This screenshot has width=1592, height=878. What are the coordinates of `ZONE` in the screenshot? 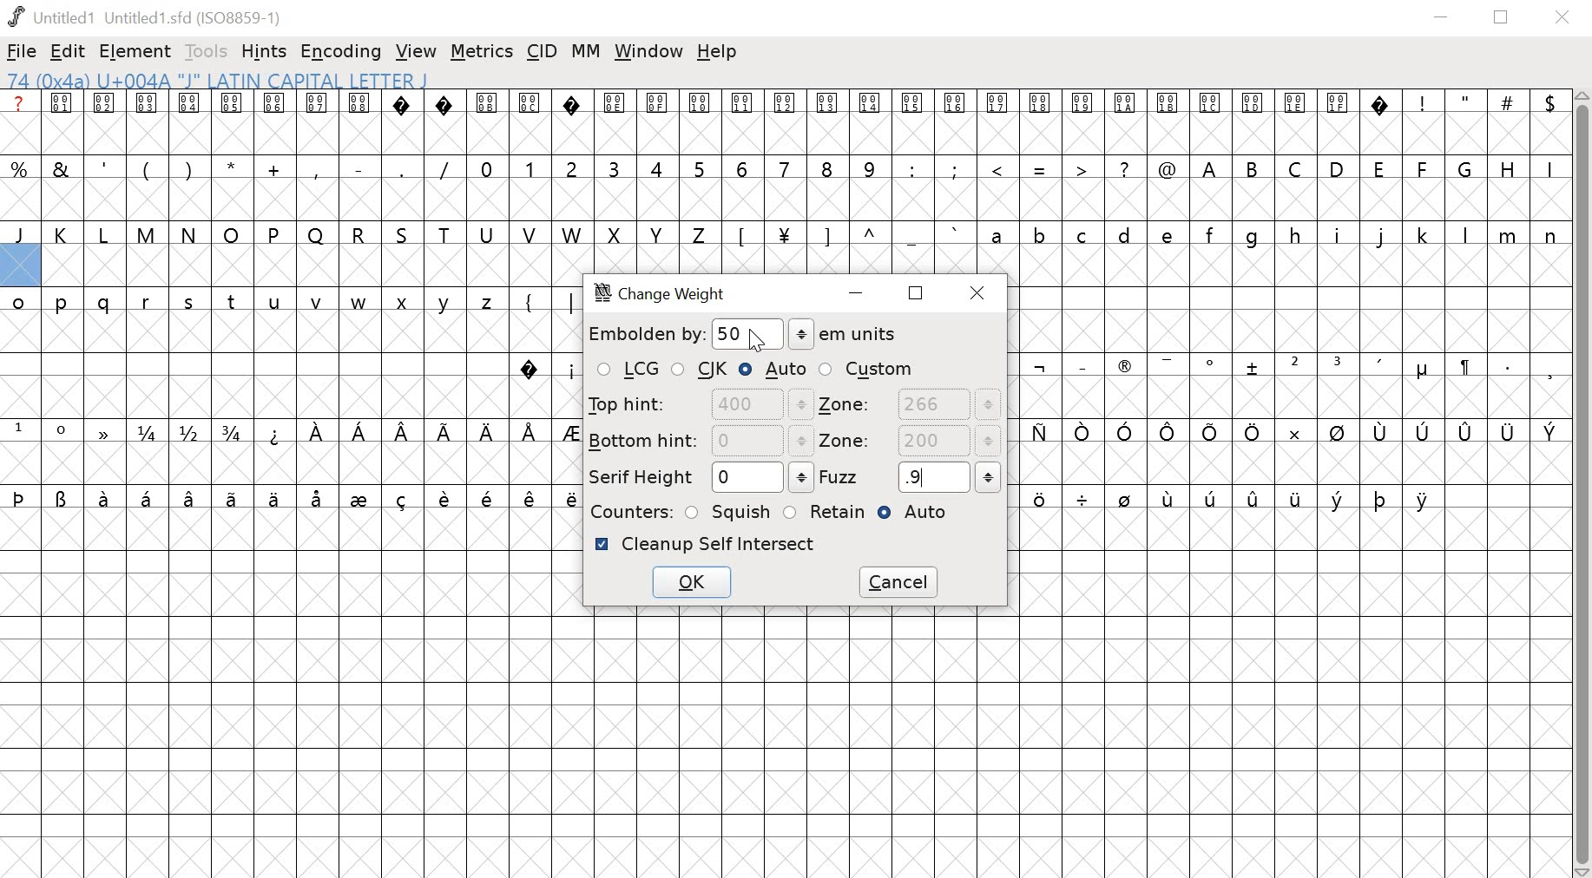 It's located at (910, 405).